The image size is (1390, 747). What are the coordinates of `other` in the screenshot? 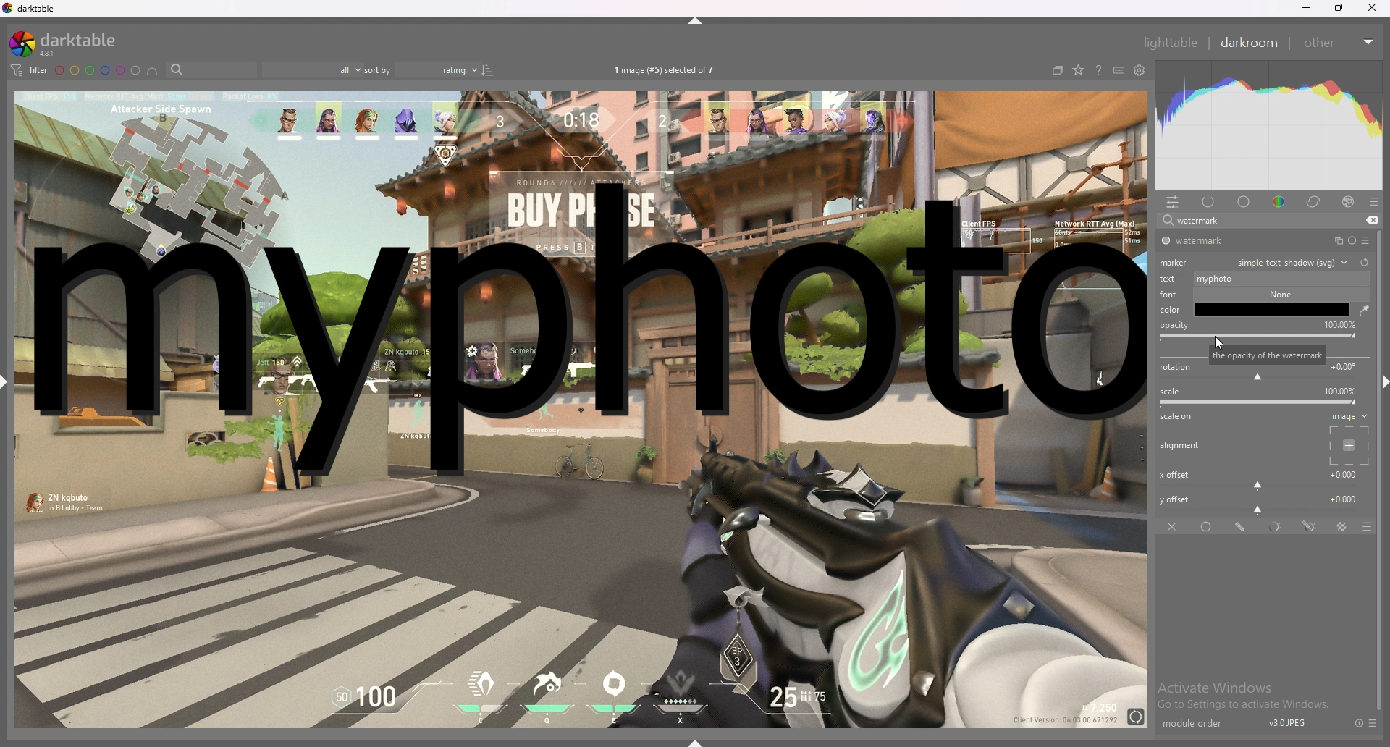 It's located at (1338, 43).